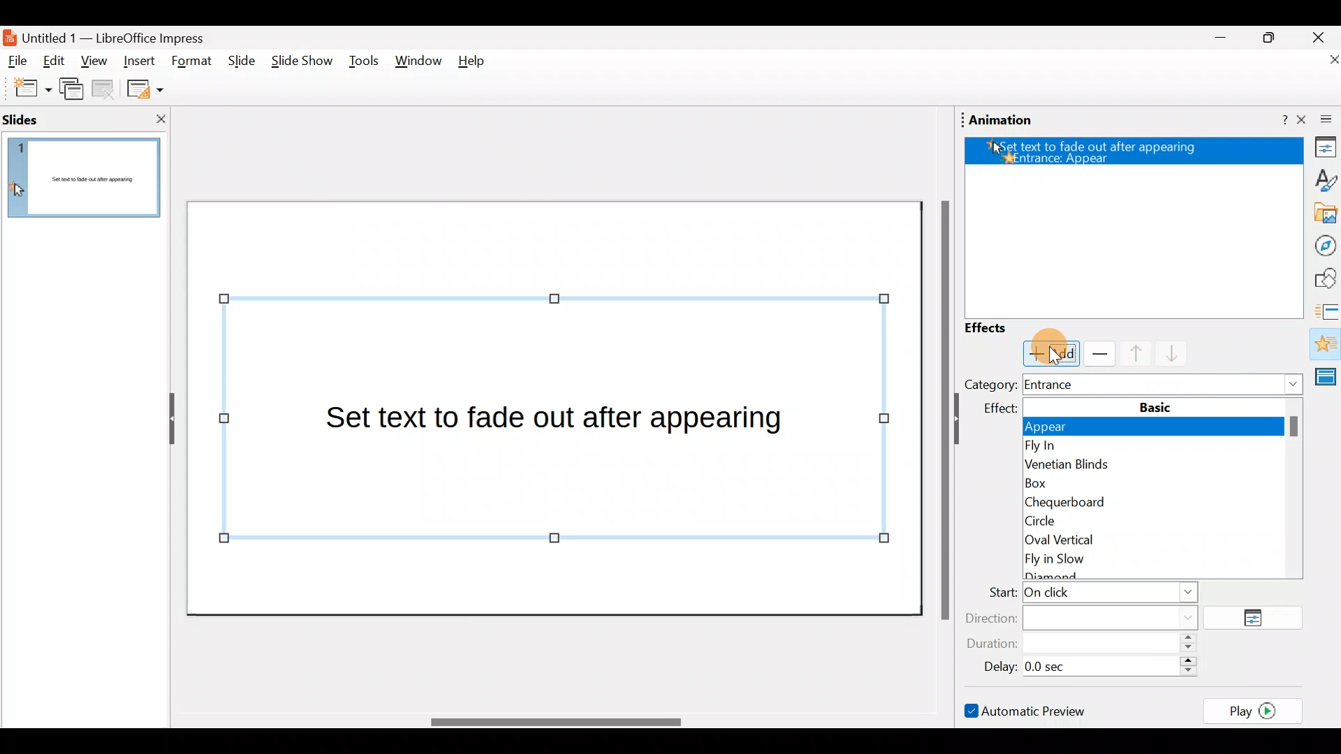 This screenshot has height=754, width=1341. Describe the element at coordinates (192, 62) in the screenshot. I see `Format` at that location.